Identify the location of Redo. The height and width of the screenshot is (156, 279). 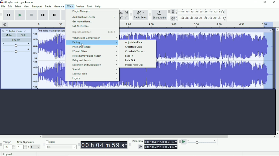
(127, 18).